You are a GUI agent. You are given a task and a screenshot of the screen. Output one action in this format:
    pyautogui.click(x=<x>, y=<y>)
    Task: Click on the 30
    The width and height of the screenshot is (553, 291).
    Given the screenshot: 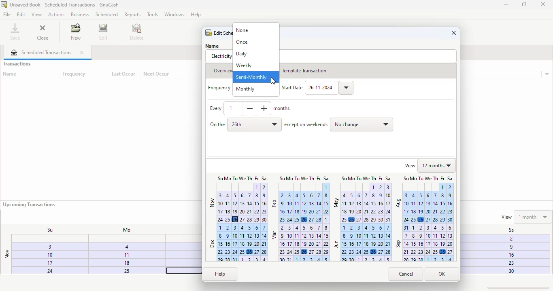 What is the action you would take?
    pyautogui.click(x=510, y=271)
    